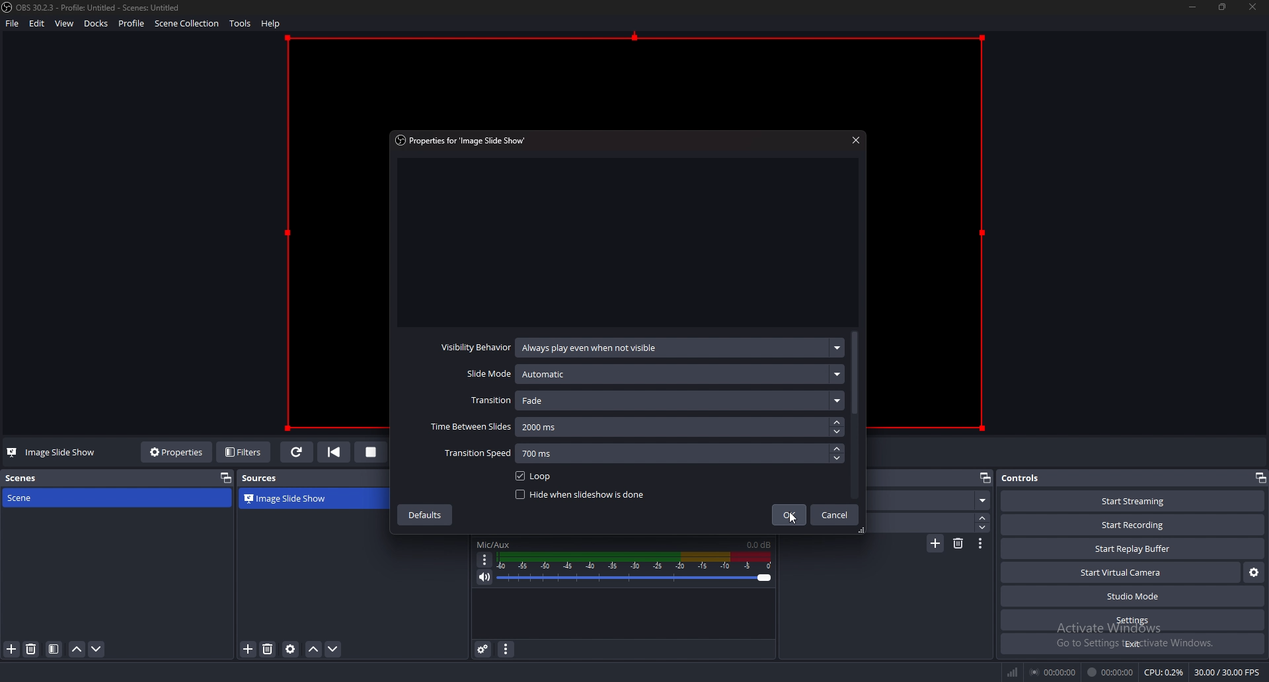 The image size is (1269, 682). What do you see at coordinates (983, 478) in the screenshot?
I see `popout` at bounding box center [983, 478].